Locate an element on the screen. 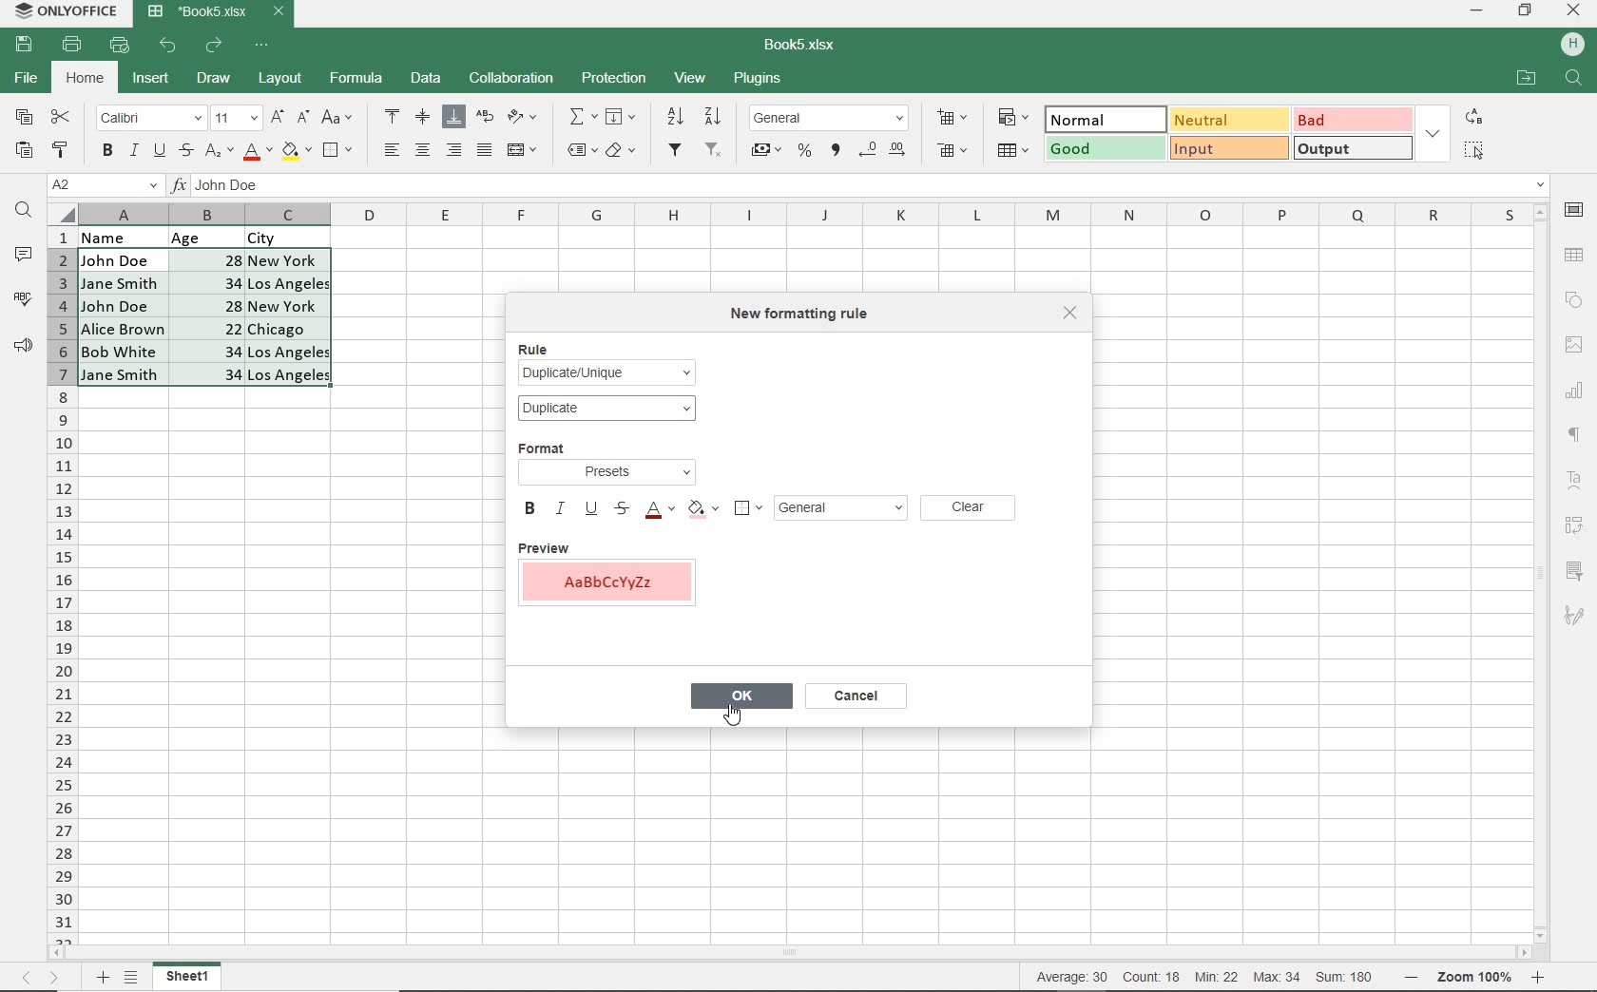 The image size is (1597, 992). VIEW is located at coordinates (692, 77).